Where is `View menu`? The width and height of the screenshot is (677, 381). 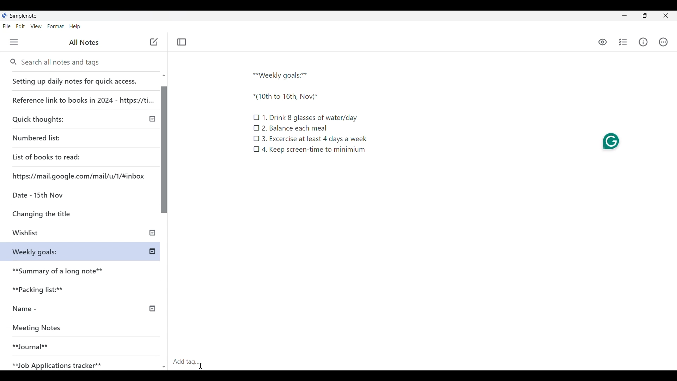 View menu is located at coordinates (36, 26).